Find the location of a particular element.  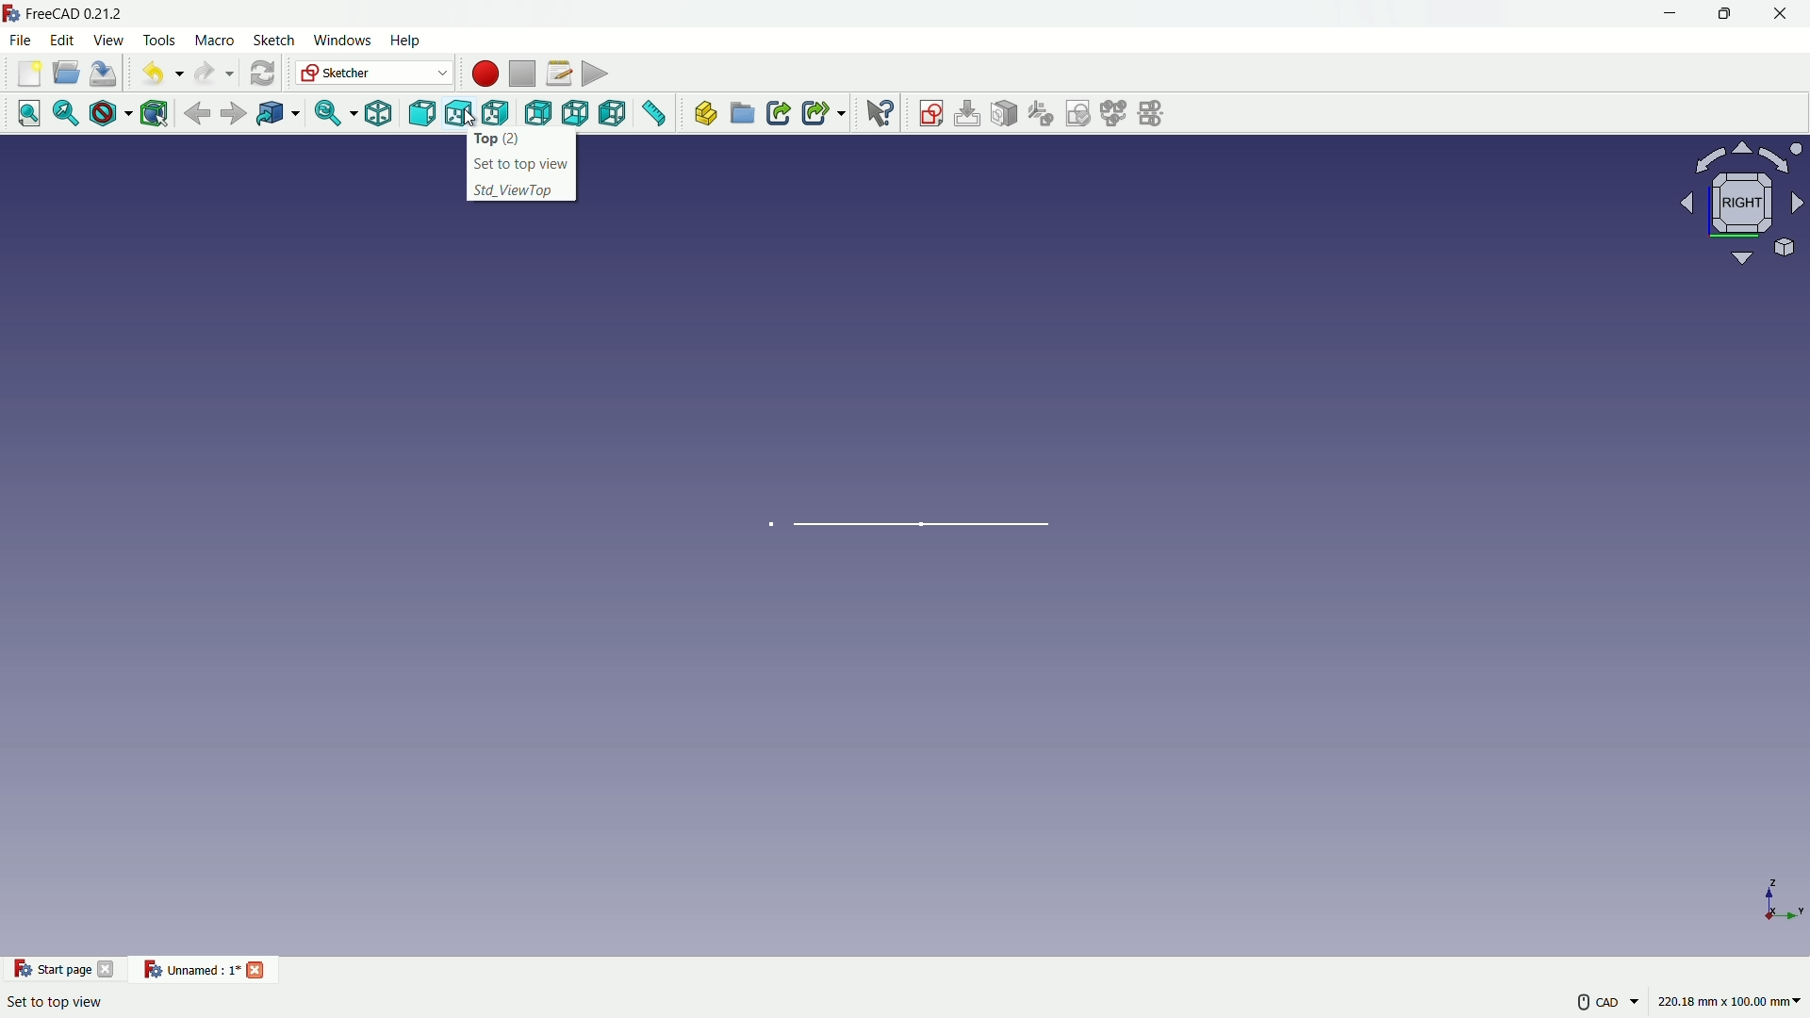

minimize is located at coordinates (1670, 15).